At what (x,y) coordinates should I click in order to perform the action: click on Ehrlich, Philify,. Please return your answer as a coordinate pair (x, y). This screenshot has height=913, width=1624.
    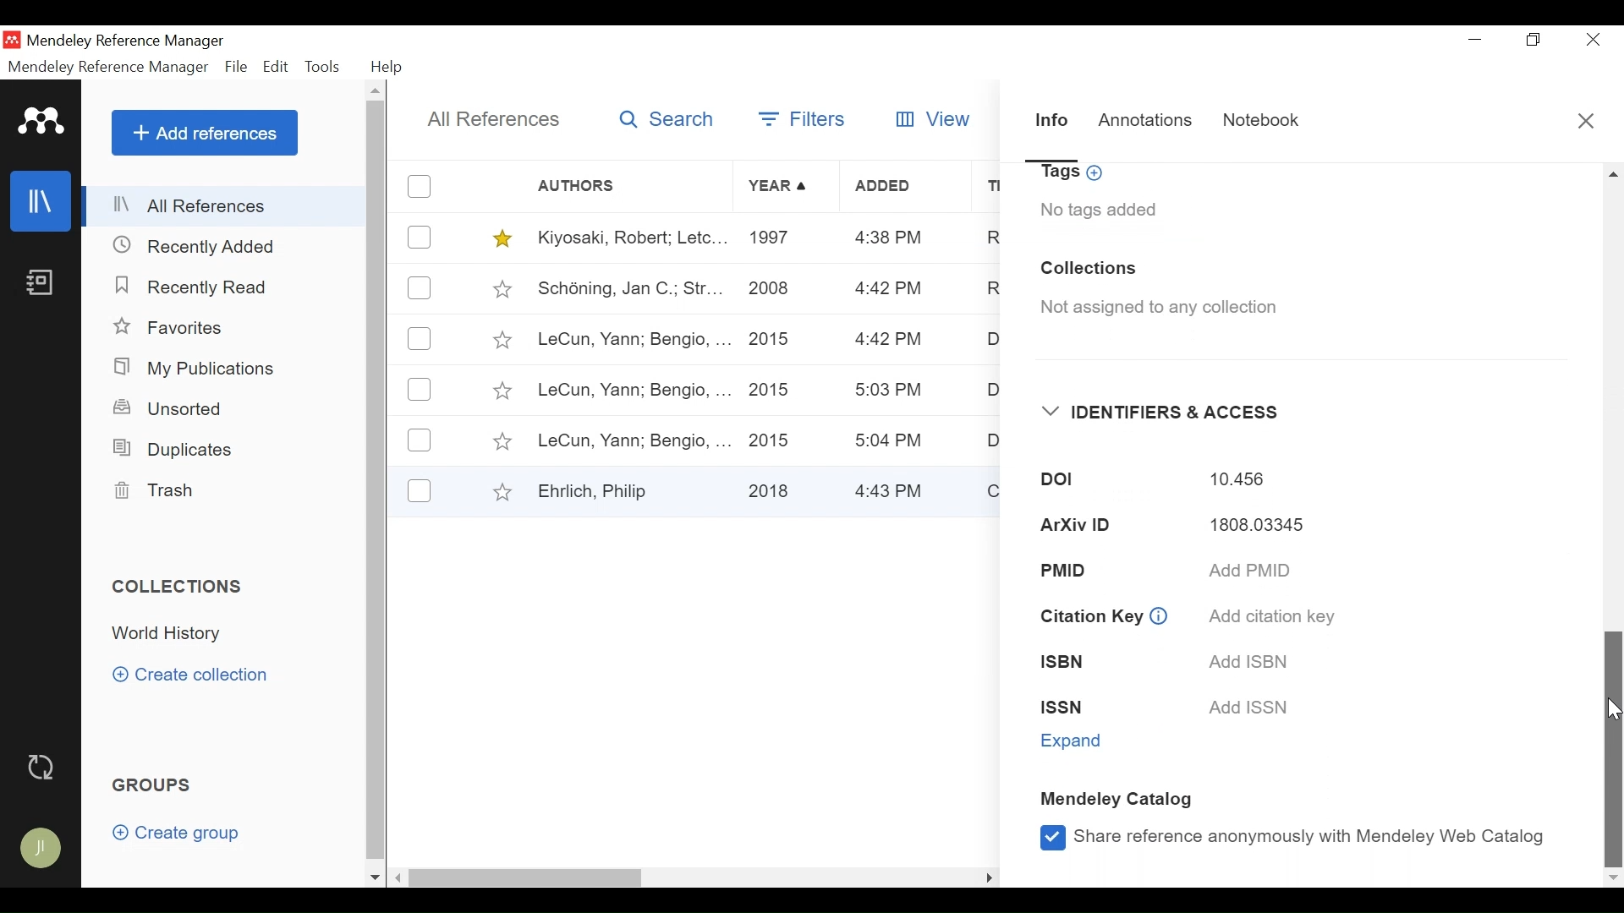
    Looking at the image, I should click on (631, 490).